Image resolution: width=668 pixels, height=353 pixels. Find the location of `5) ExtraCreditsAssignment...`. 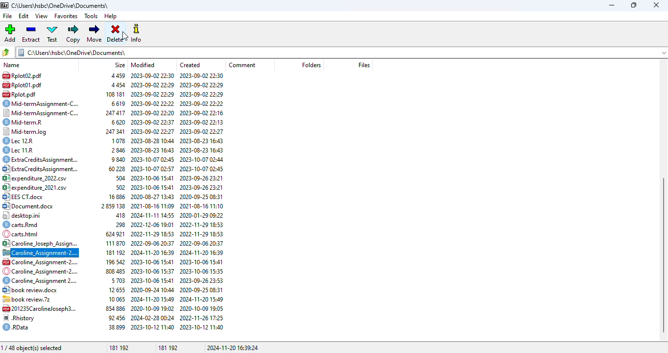

5) ExtraCreditsAssignment... is located at coordinates (39, 169).